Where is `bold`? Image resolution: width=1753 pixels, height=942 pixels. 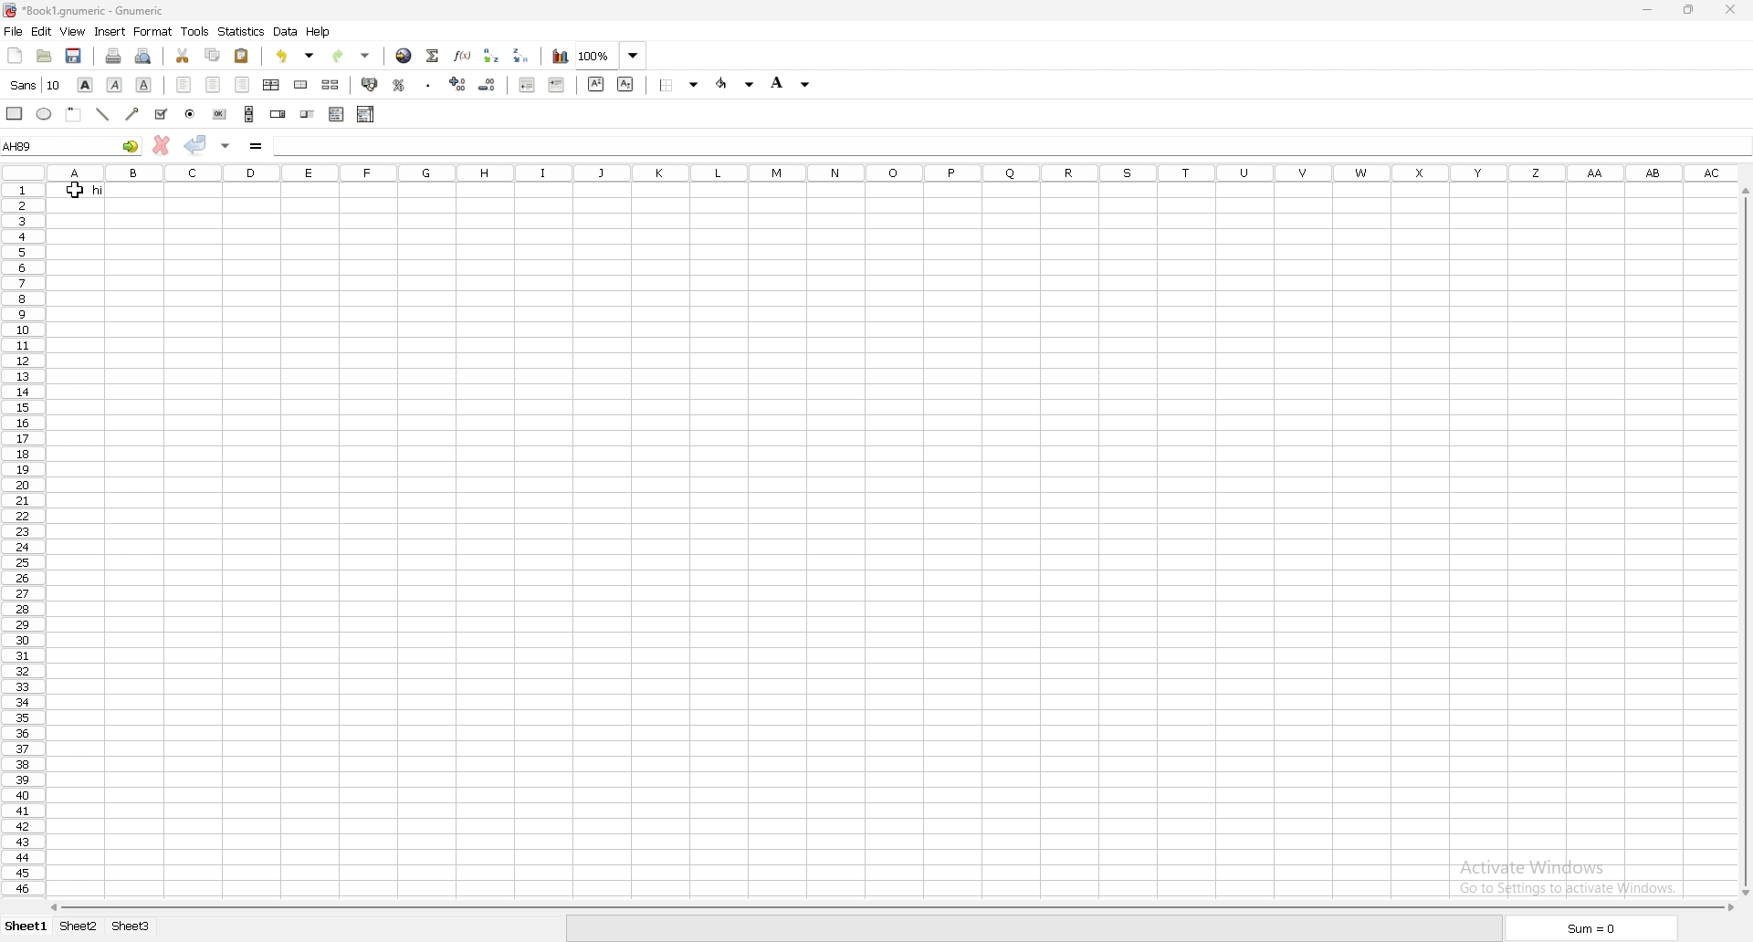
bold is located at coordinates (85, 83).